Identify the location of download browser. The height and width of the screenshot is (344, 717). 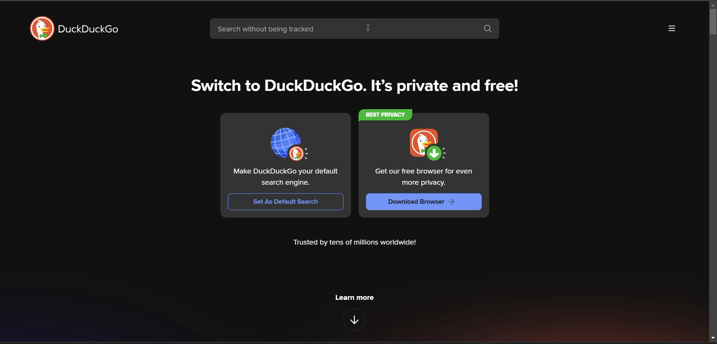
(424, 202).